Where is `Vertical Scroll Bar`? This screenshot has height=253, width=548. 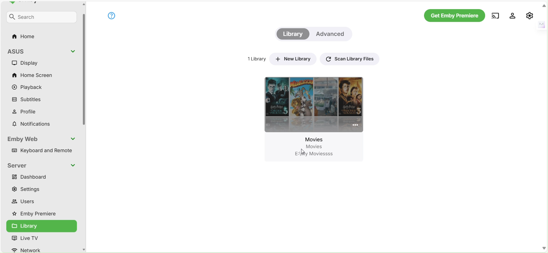 Vertical Scroll Bar is located at coordinates (84, 66).